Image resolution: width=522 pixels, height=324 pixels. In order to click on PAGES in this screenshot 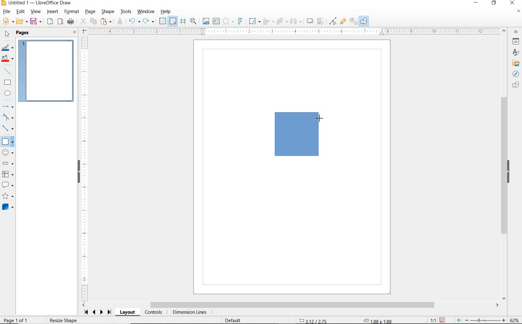, I will do `click(23, 33)`.